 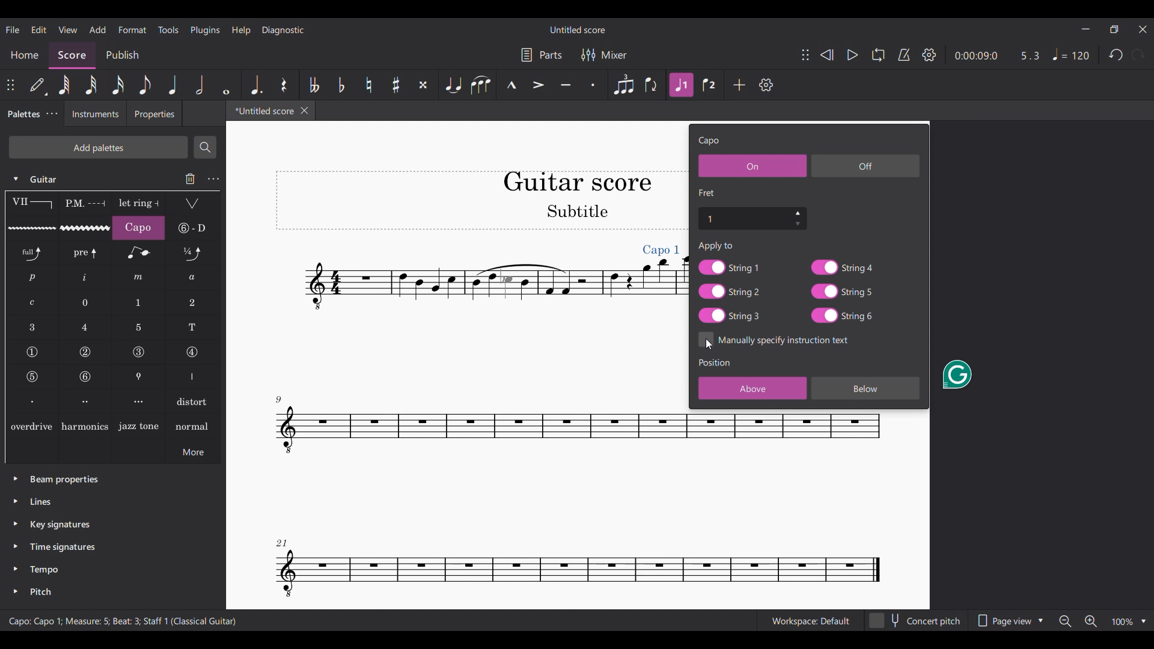 I want to click on Click to expand pitch palette, so click(x=16, y=591).